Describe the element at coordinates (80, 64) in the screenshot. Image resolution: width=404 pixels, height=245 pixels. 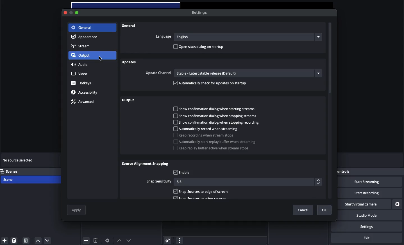
I see `Audio` at that location.